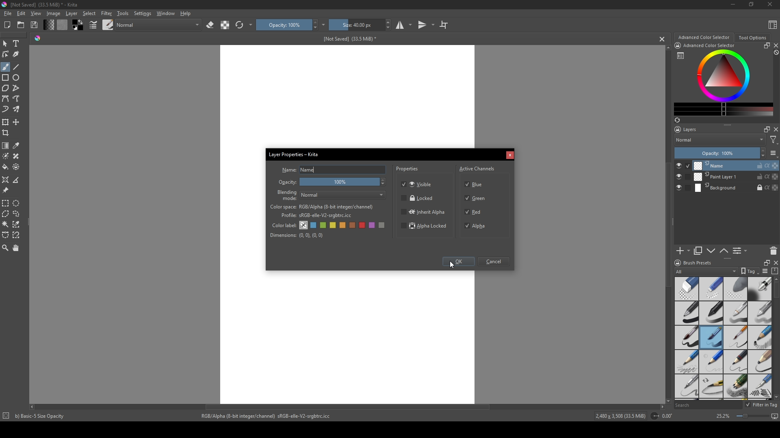  I want to click on color, so click(77, 25).